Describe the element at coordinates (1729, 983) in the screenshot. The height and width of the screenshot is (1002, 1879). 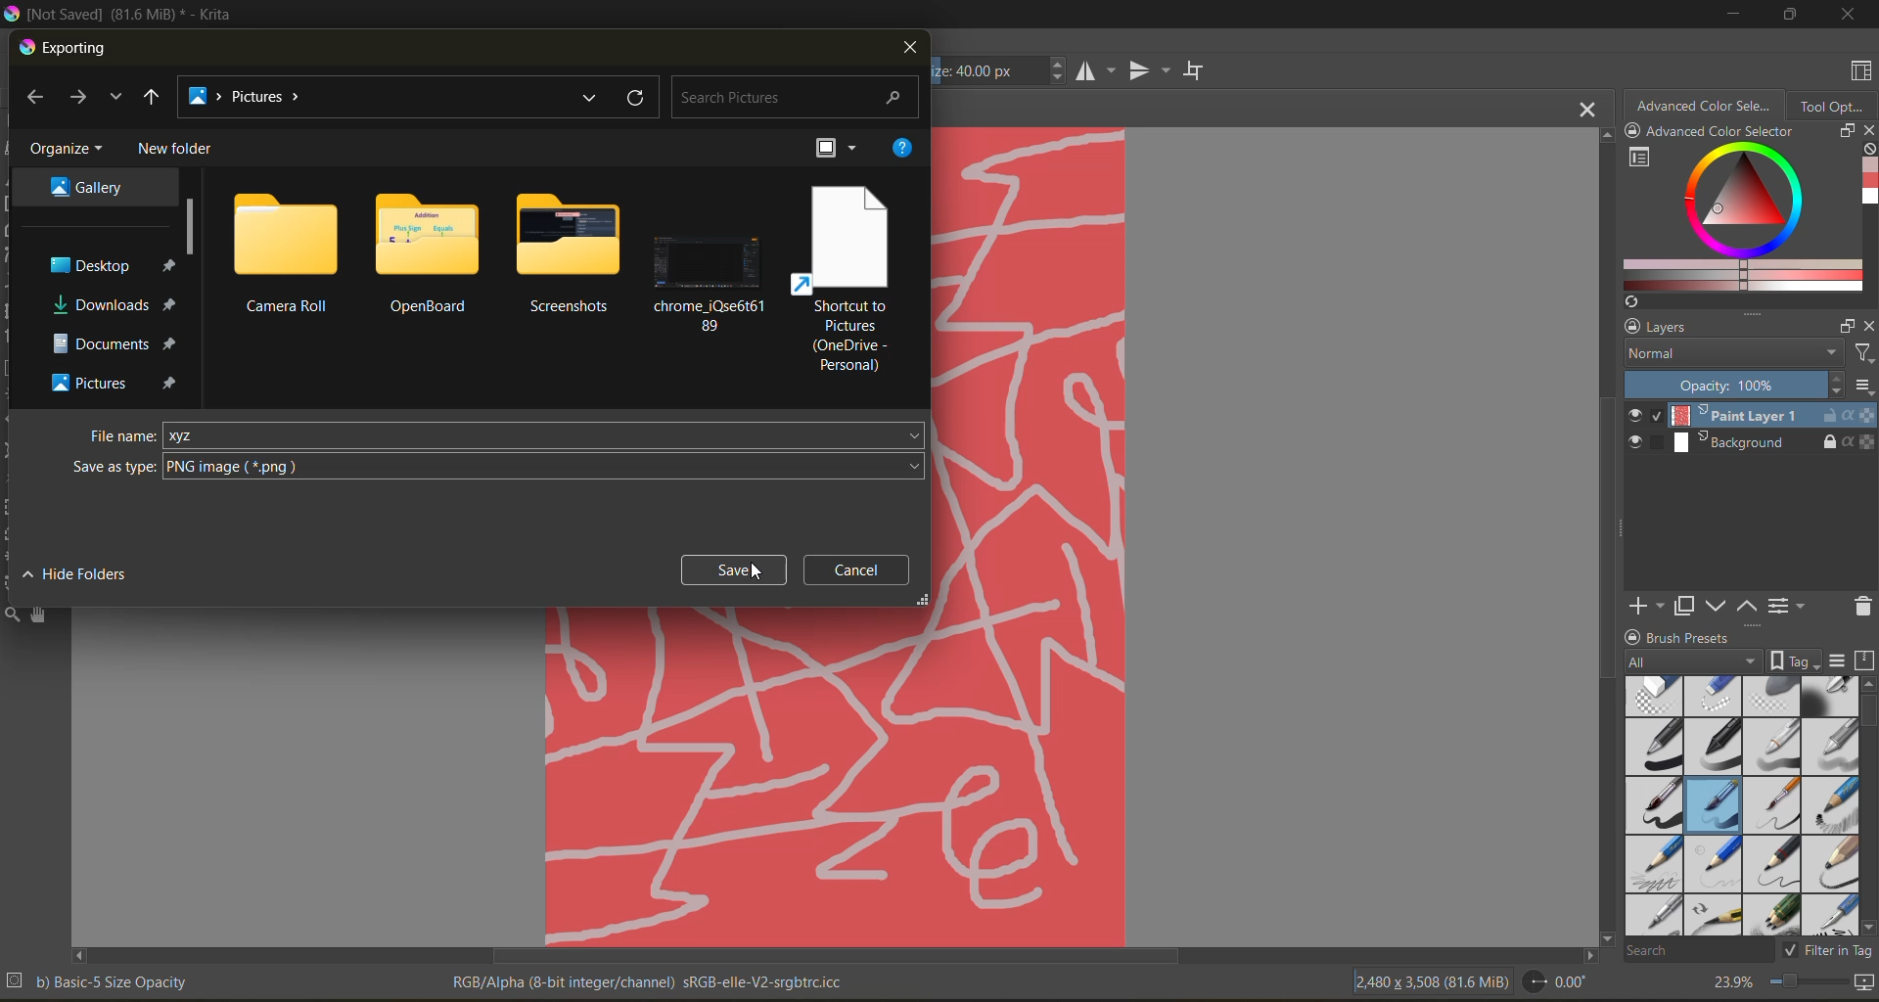
I see `zoom factor` at that location.